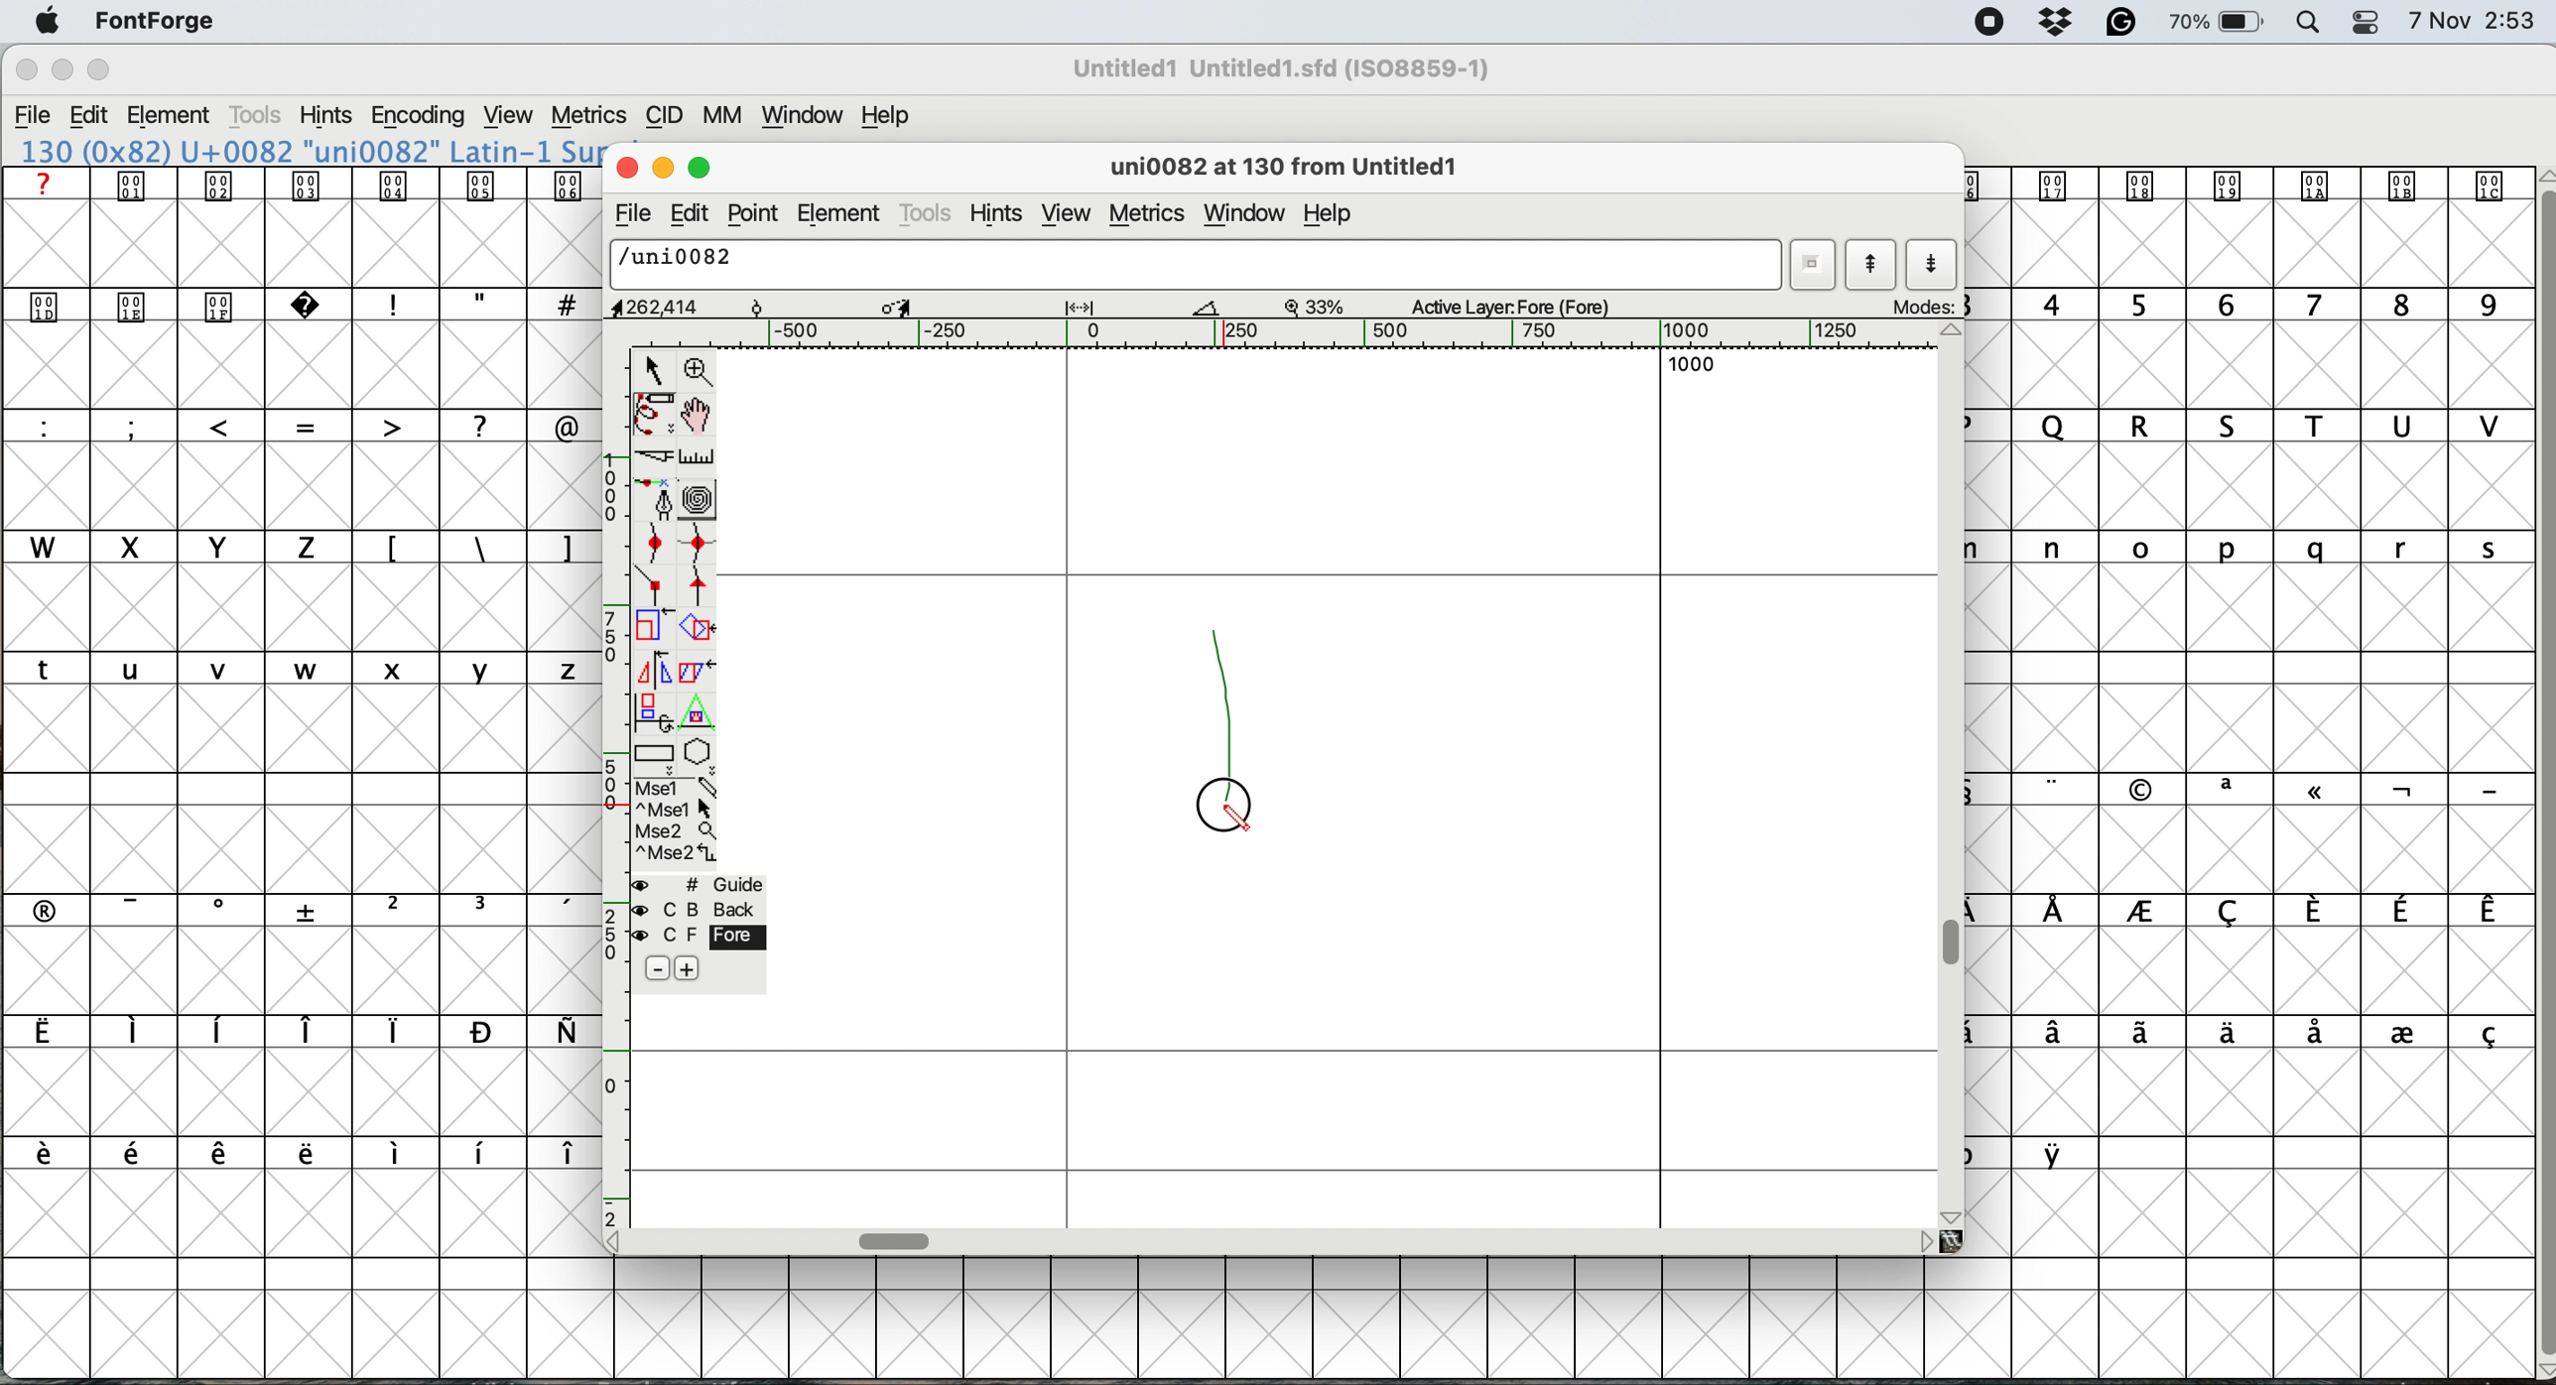 The height and width of the screenshot is (1385, 2556). I want to click on vertical scroll bar, so click(2533, 768).